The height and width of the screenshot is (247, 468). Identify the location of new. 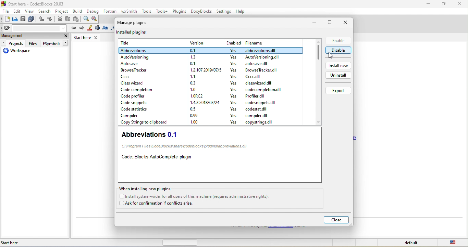
(5, 19).